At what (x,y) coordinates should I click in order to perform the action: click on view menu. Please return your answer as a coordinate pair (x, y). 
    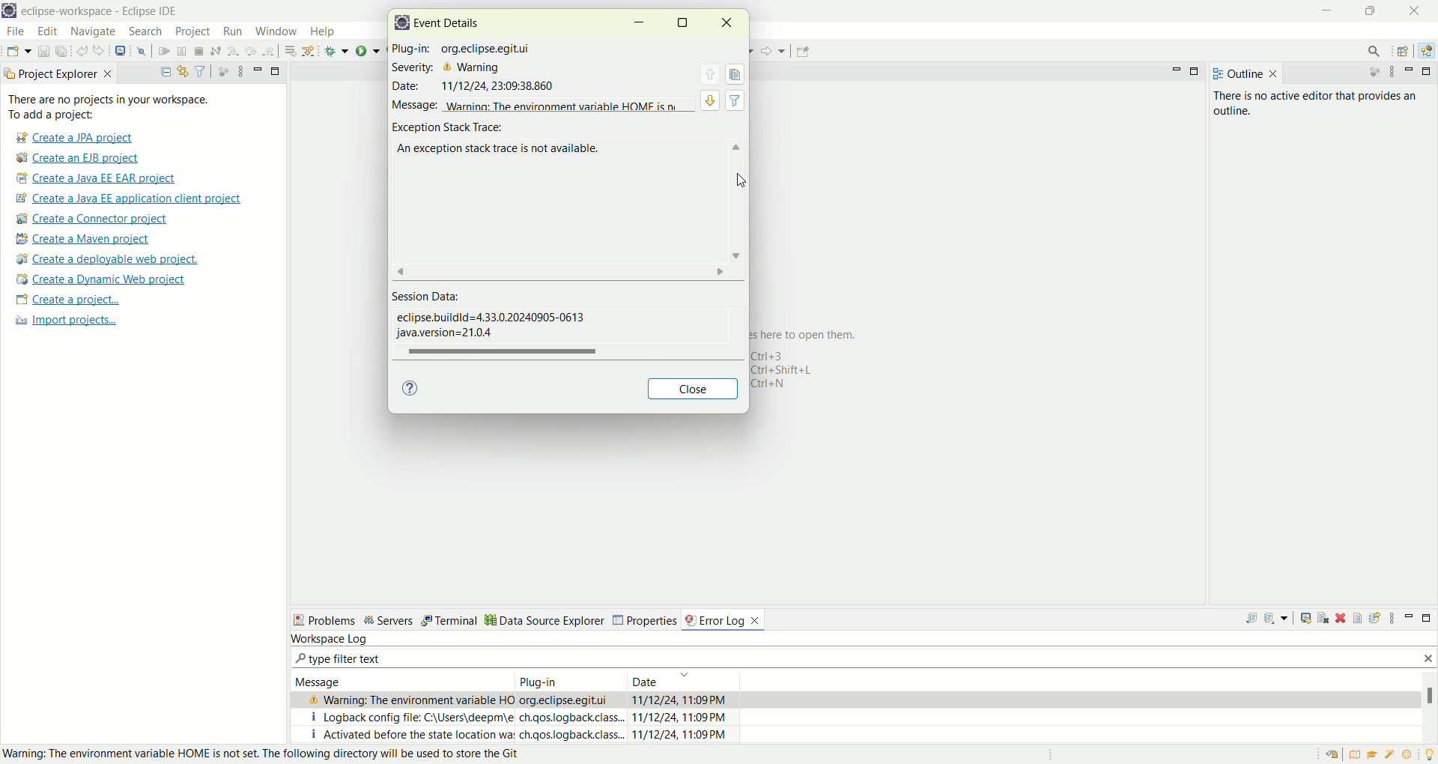
    Looking at the image, I should click on (1392, 72).